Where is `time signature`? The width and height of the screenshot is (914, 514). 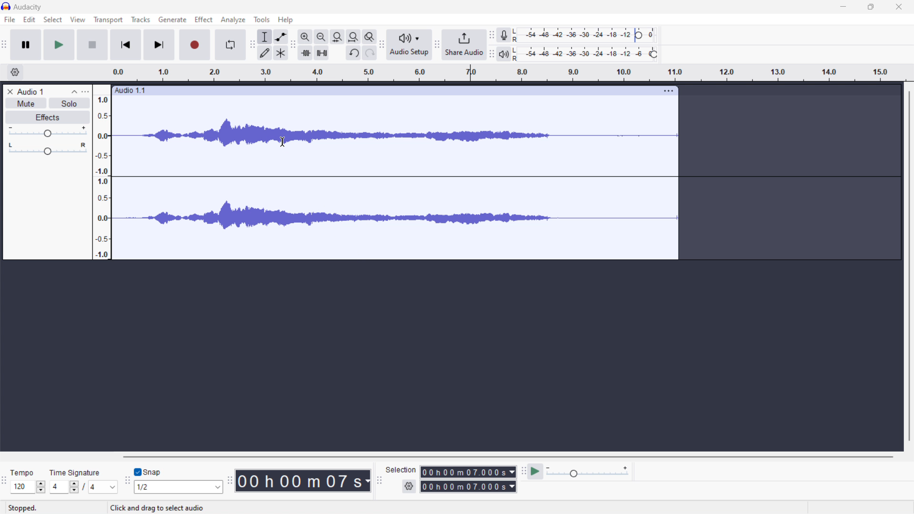 time signature is located at coordinates (507, 71).